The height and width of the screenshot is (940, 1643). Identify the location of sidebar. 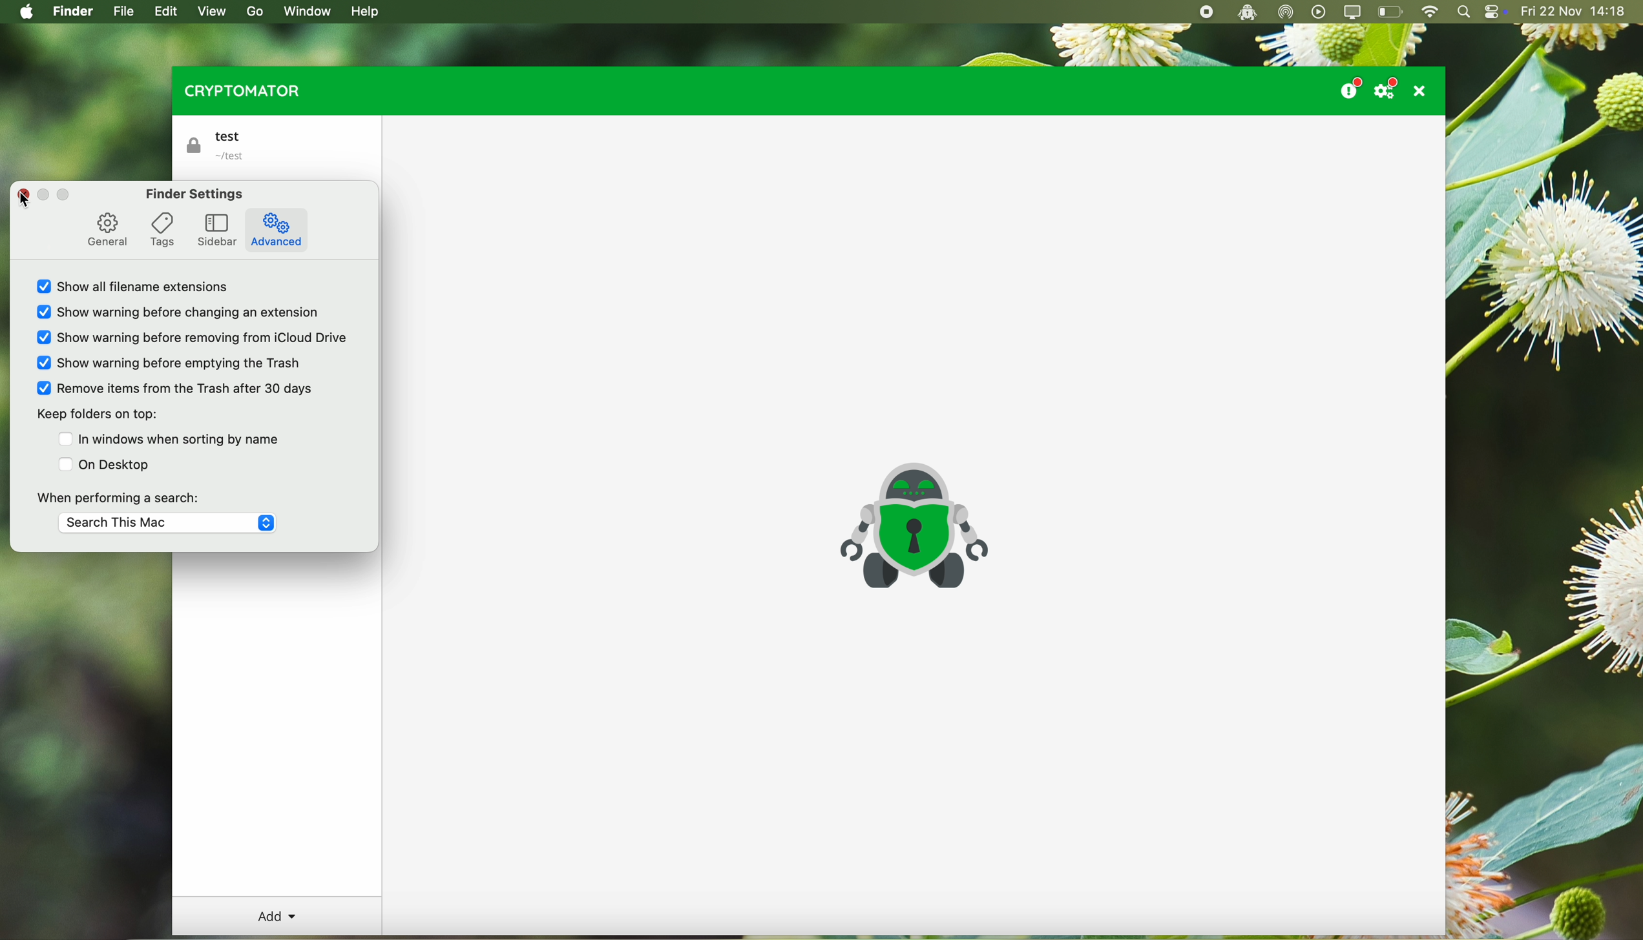
(218, 230).